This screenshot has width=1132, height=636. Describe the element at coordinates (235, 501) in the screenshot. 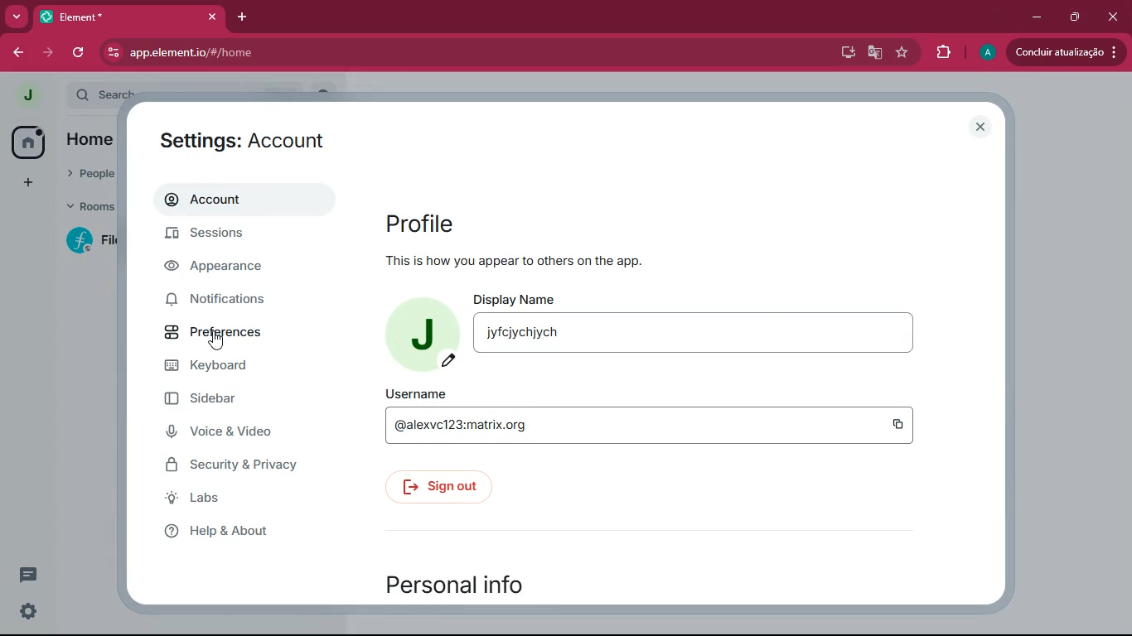

I see `labs` at that location.